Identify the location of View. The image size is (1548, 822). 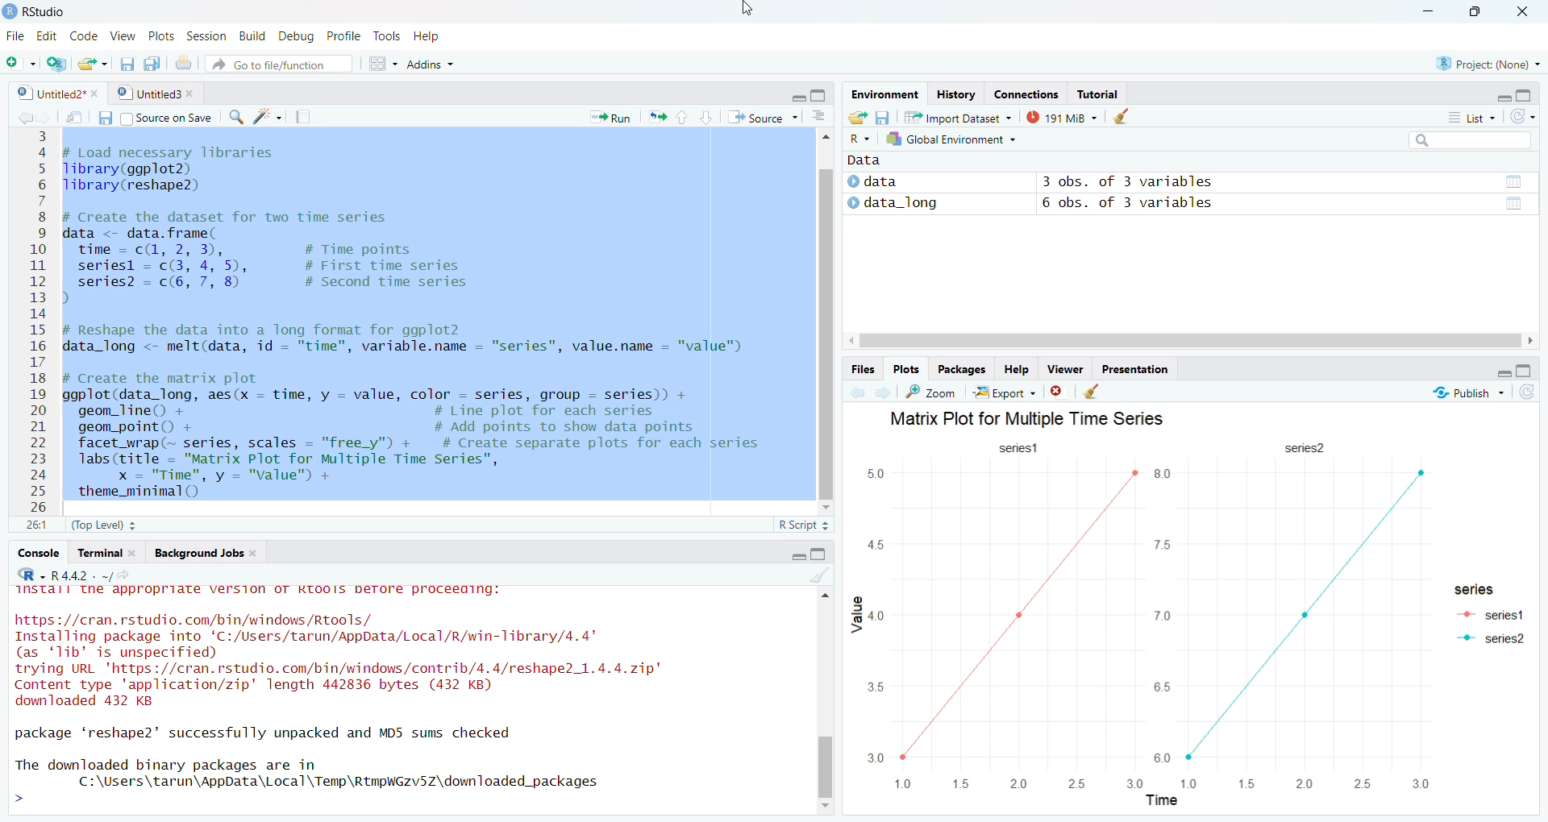
(123, 36).